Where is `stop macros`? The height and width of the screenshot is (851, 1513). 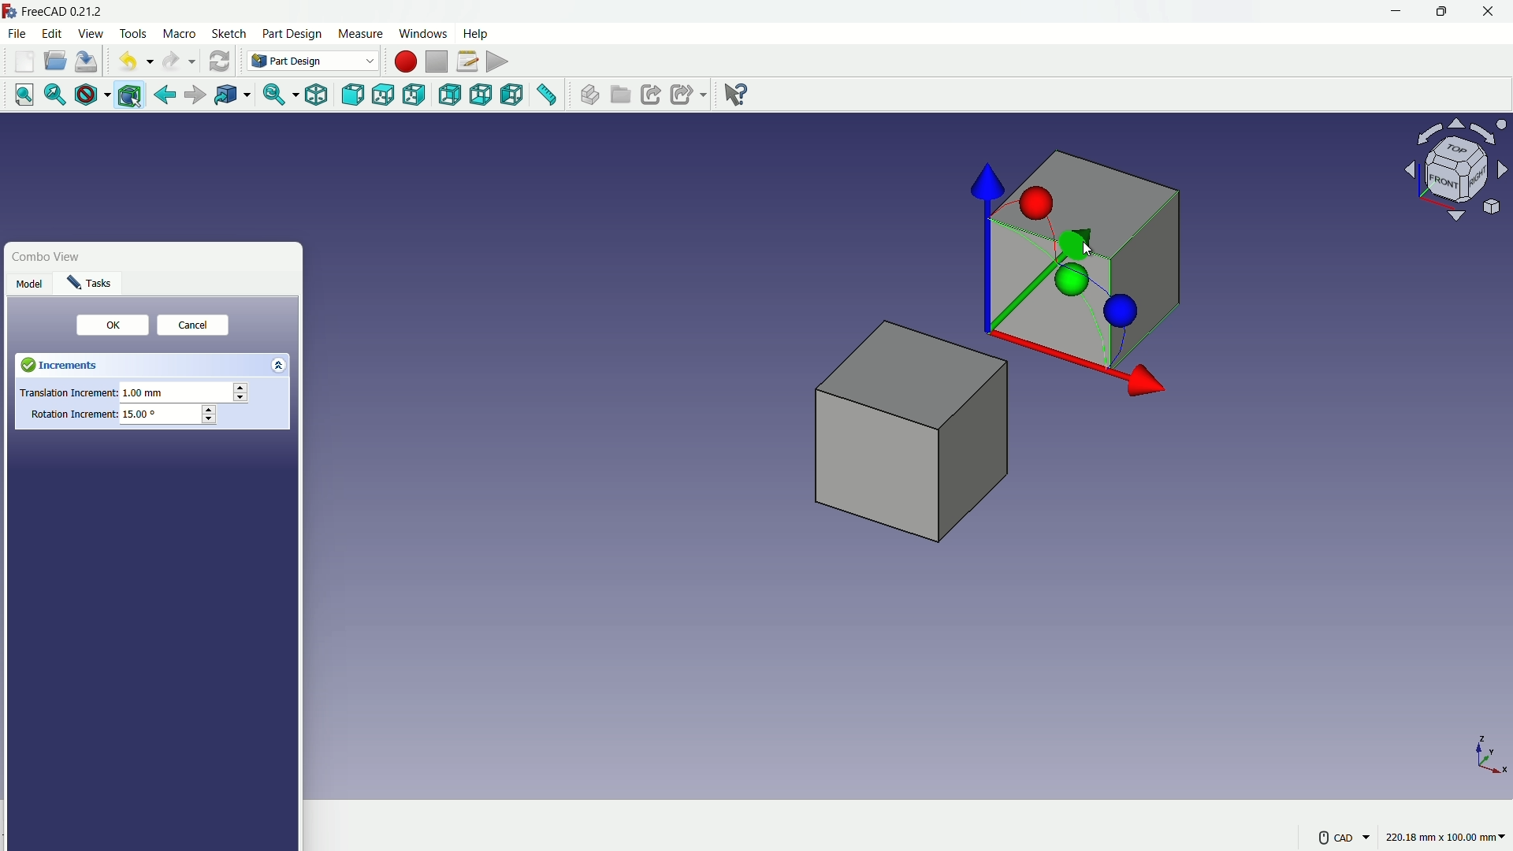 stop macros is located at coordinates (437, 62).